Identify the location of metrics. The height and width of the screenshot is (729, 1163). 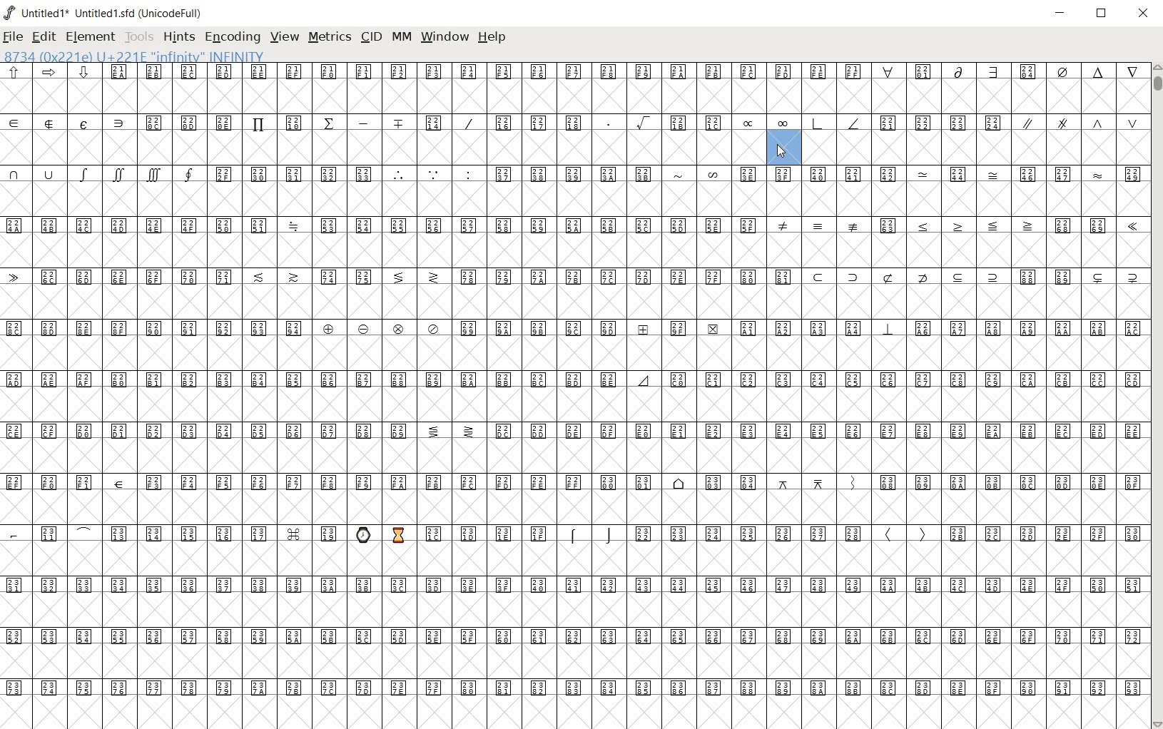
(331, 36).